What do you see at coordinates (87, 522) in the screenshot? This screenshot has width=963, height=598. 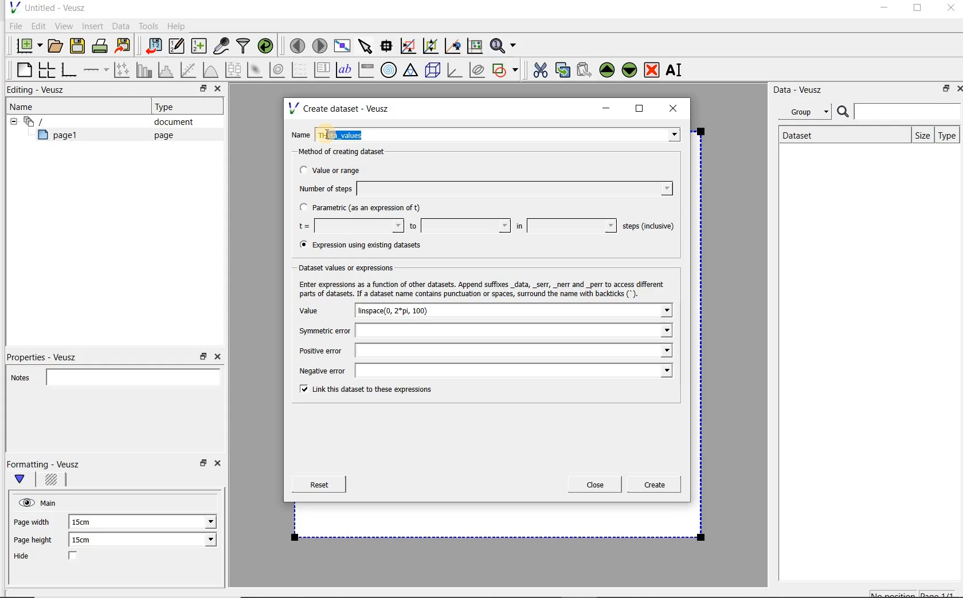 I see `15cm` at bounding box center [87, 522].